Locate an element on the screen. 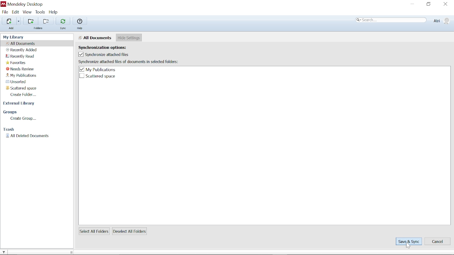 This screenshot has height=255, width=454. Help is located at coordinates (81, 28).